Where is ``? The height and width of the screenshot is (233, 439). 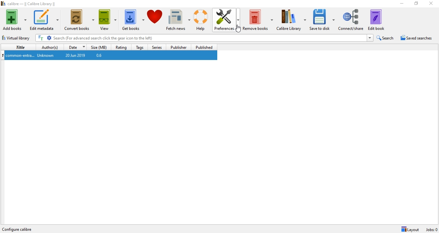
 is located at coordinates (291, 18).